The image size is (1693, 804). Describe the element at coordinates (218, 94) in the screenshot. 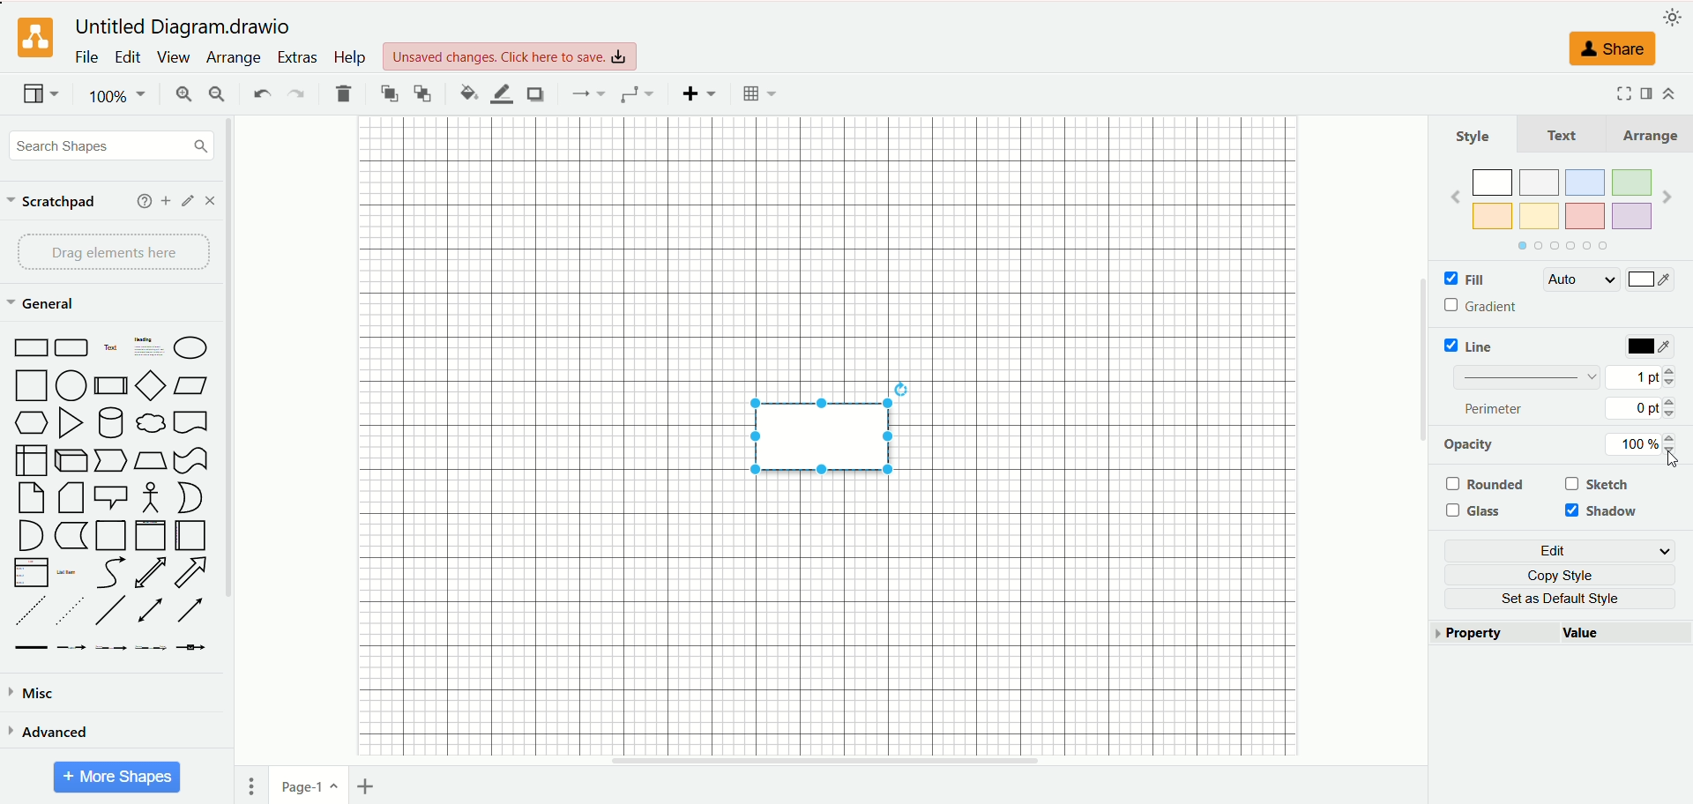

I see `zoom out` at that location.